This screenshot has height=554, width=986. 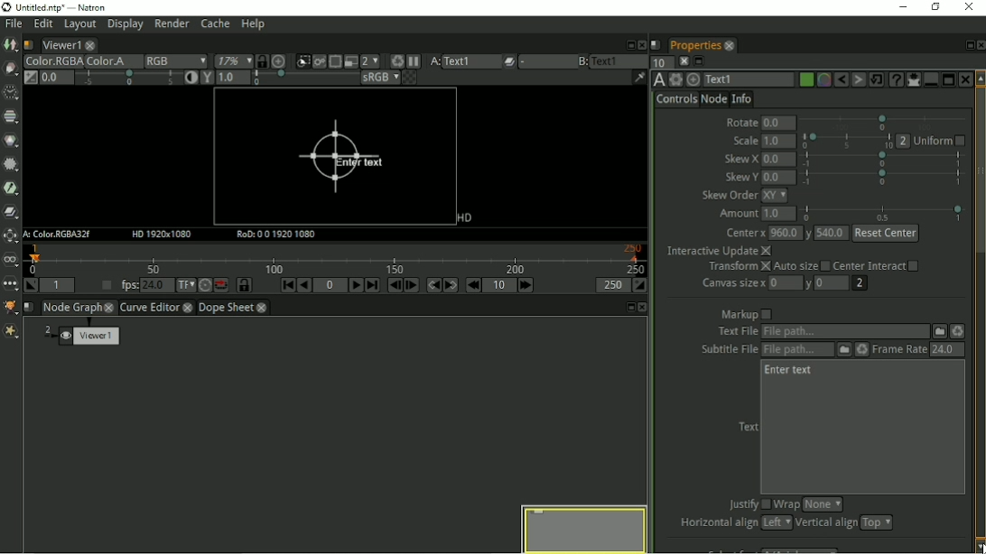 What do you see at coordinates (471, 61) in the screenshot?
I see `text1` at bounding box center [471, 61].